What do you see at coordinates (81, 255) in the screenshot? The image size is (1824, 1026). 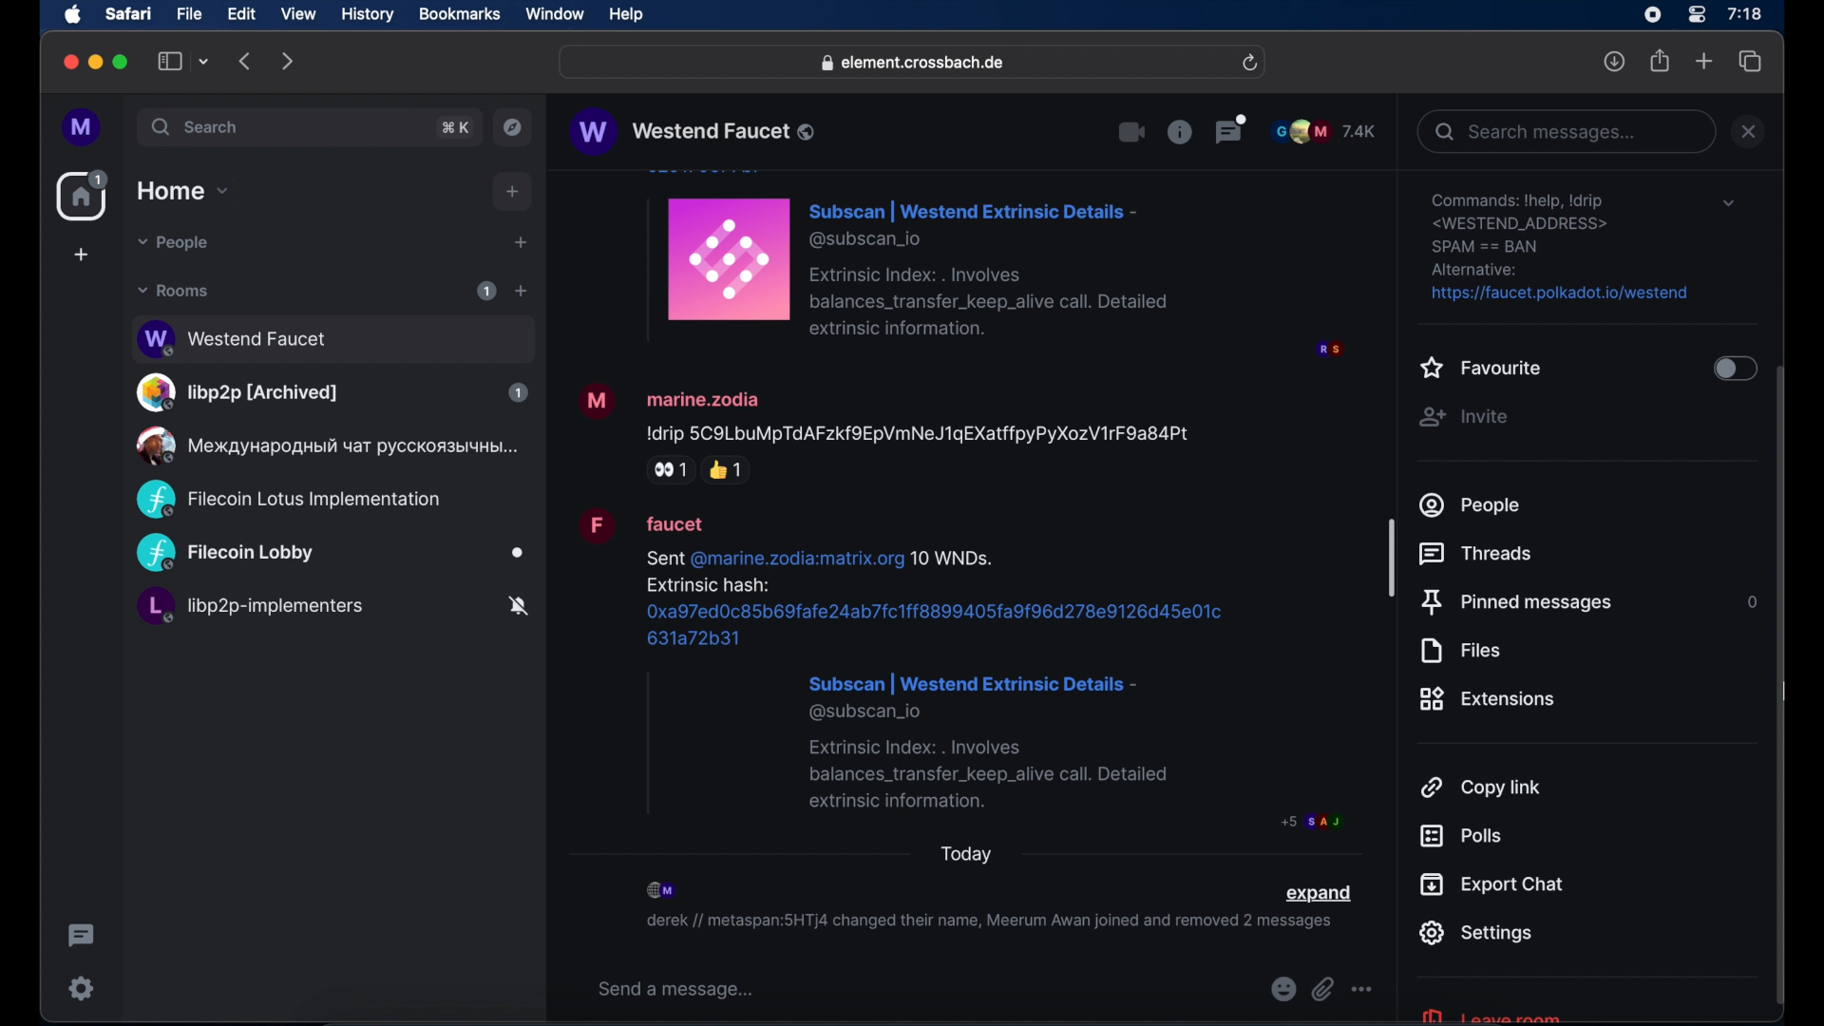 I see `create space` at bounding box center [81, 255].